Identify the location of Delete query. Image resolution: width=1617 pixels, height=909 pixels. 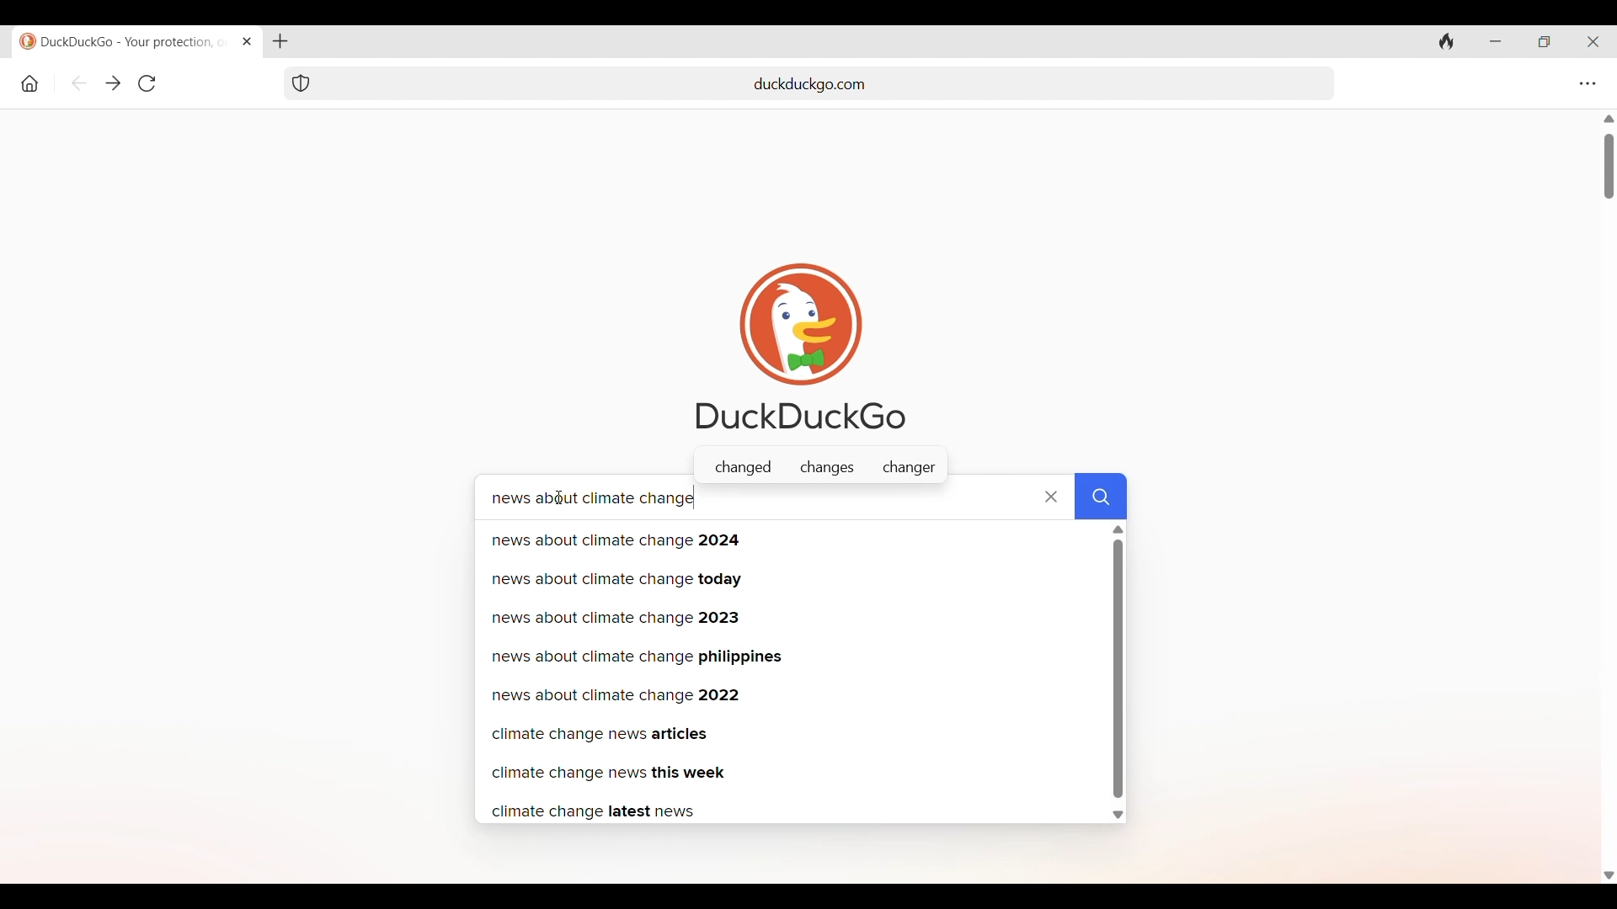
(1050, 497).